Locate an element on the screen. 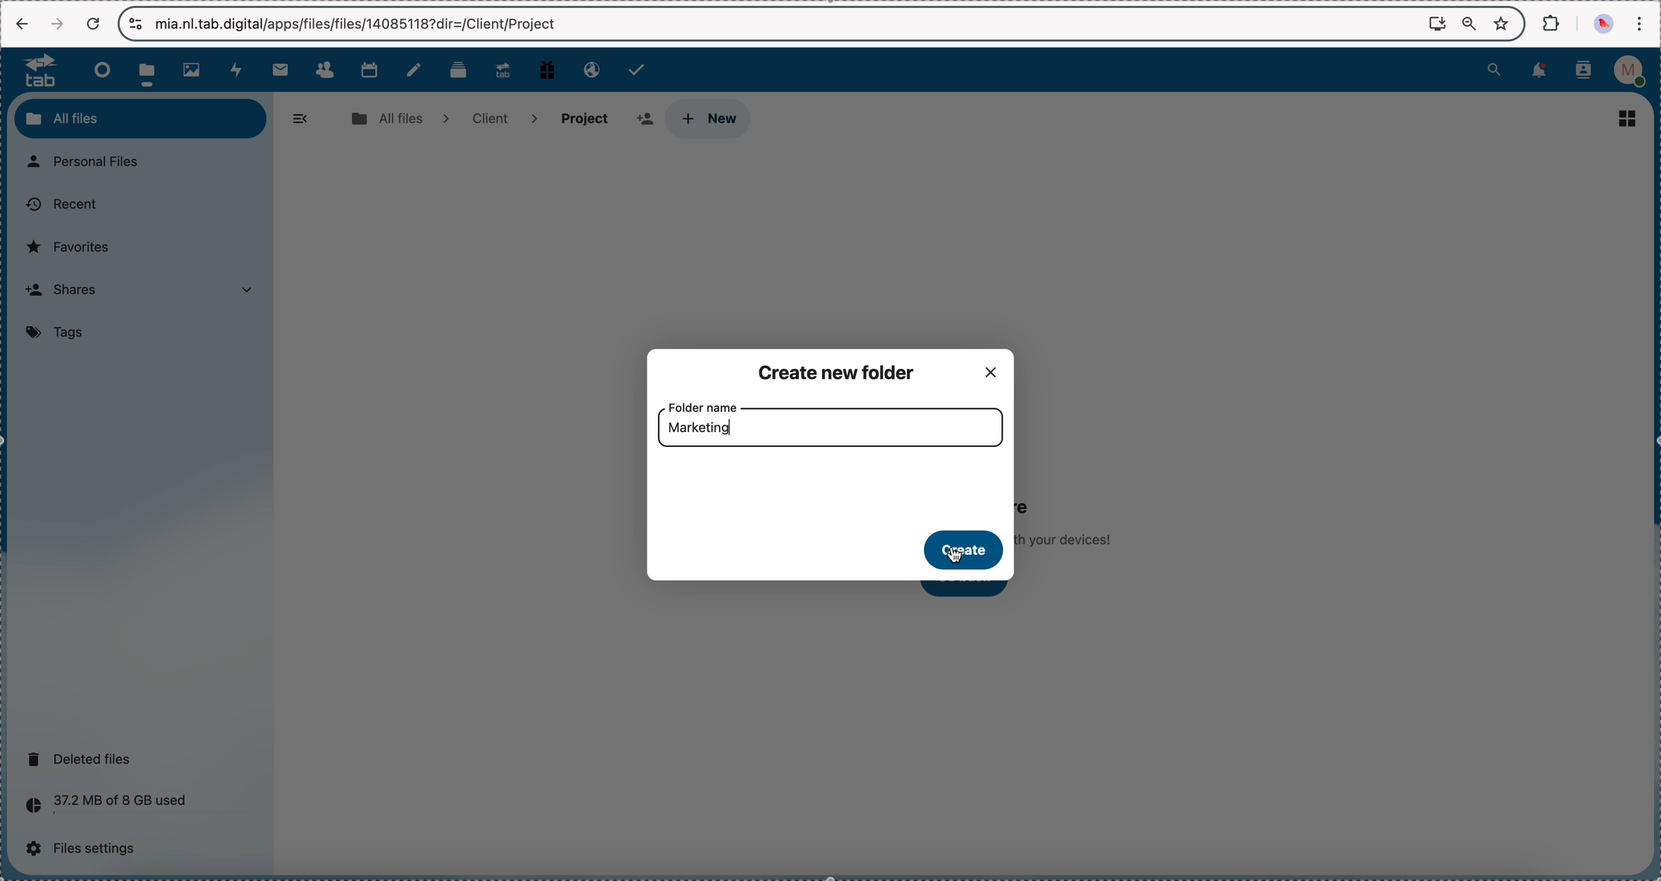 This screenshot has height=881, width=1661. favorites is located at coordinates (72, 246).